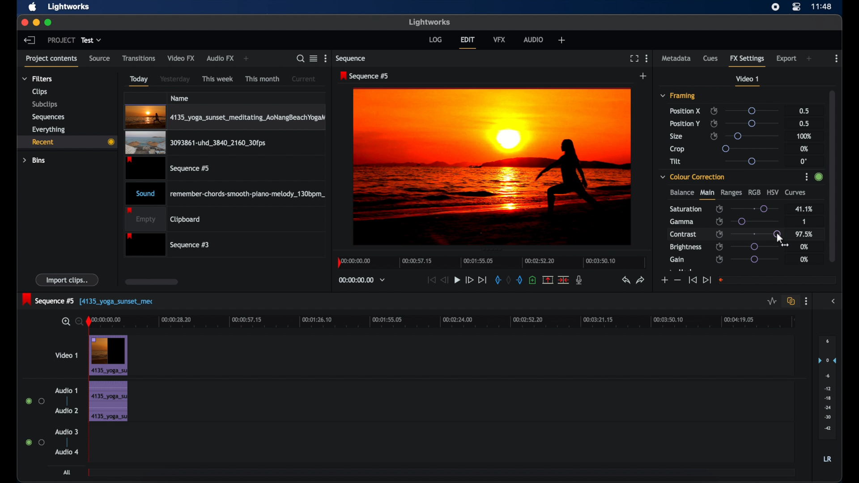 This screenshot has width=859, height=483. What do you see at coordinates (707, 280) in the screenshot?
I see `jump to end` at bounding box center [707, 280].